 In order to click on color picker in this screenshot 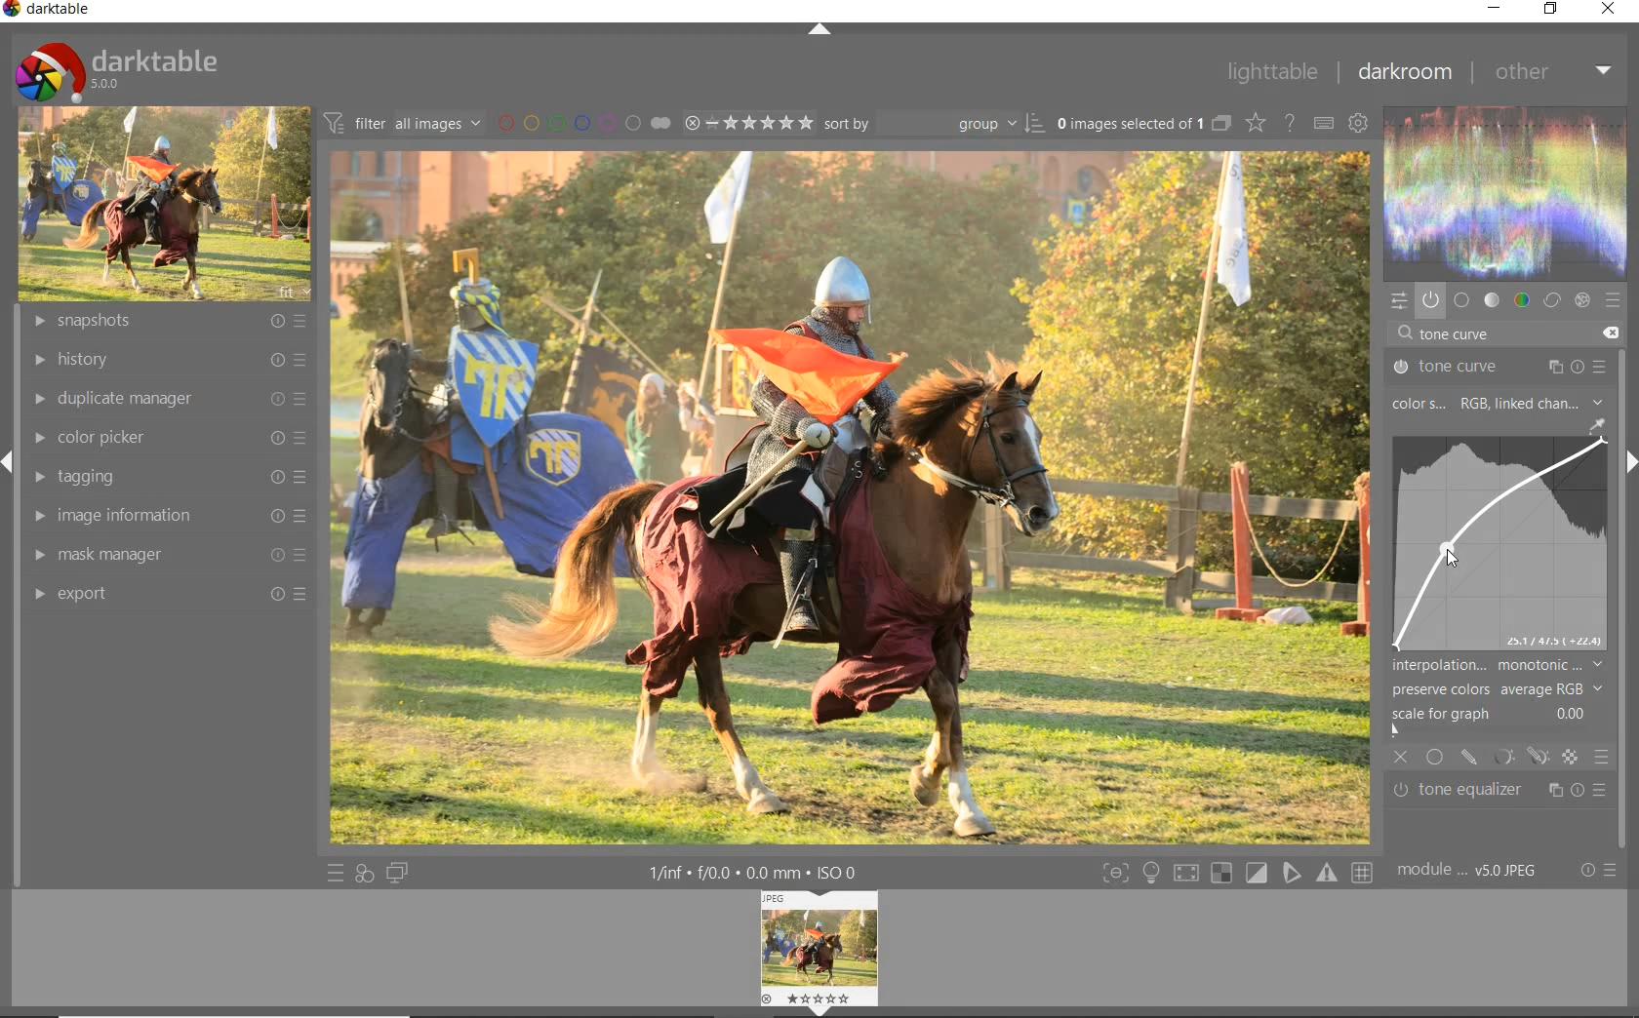, I will do `click(167, 439)`.